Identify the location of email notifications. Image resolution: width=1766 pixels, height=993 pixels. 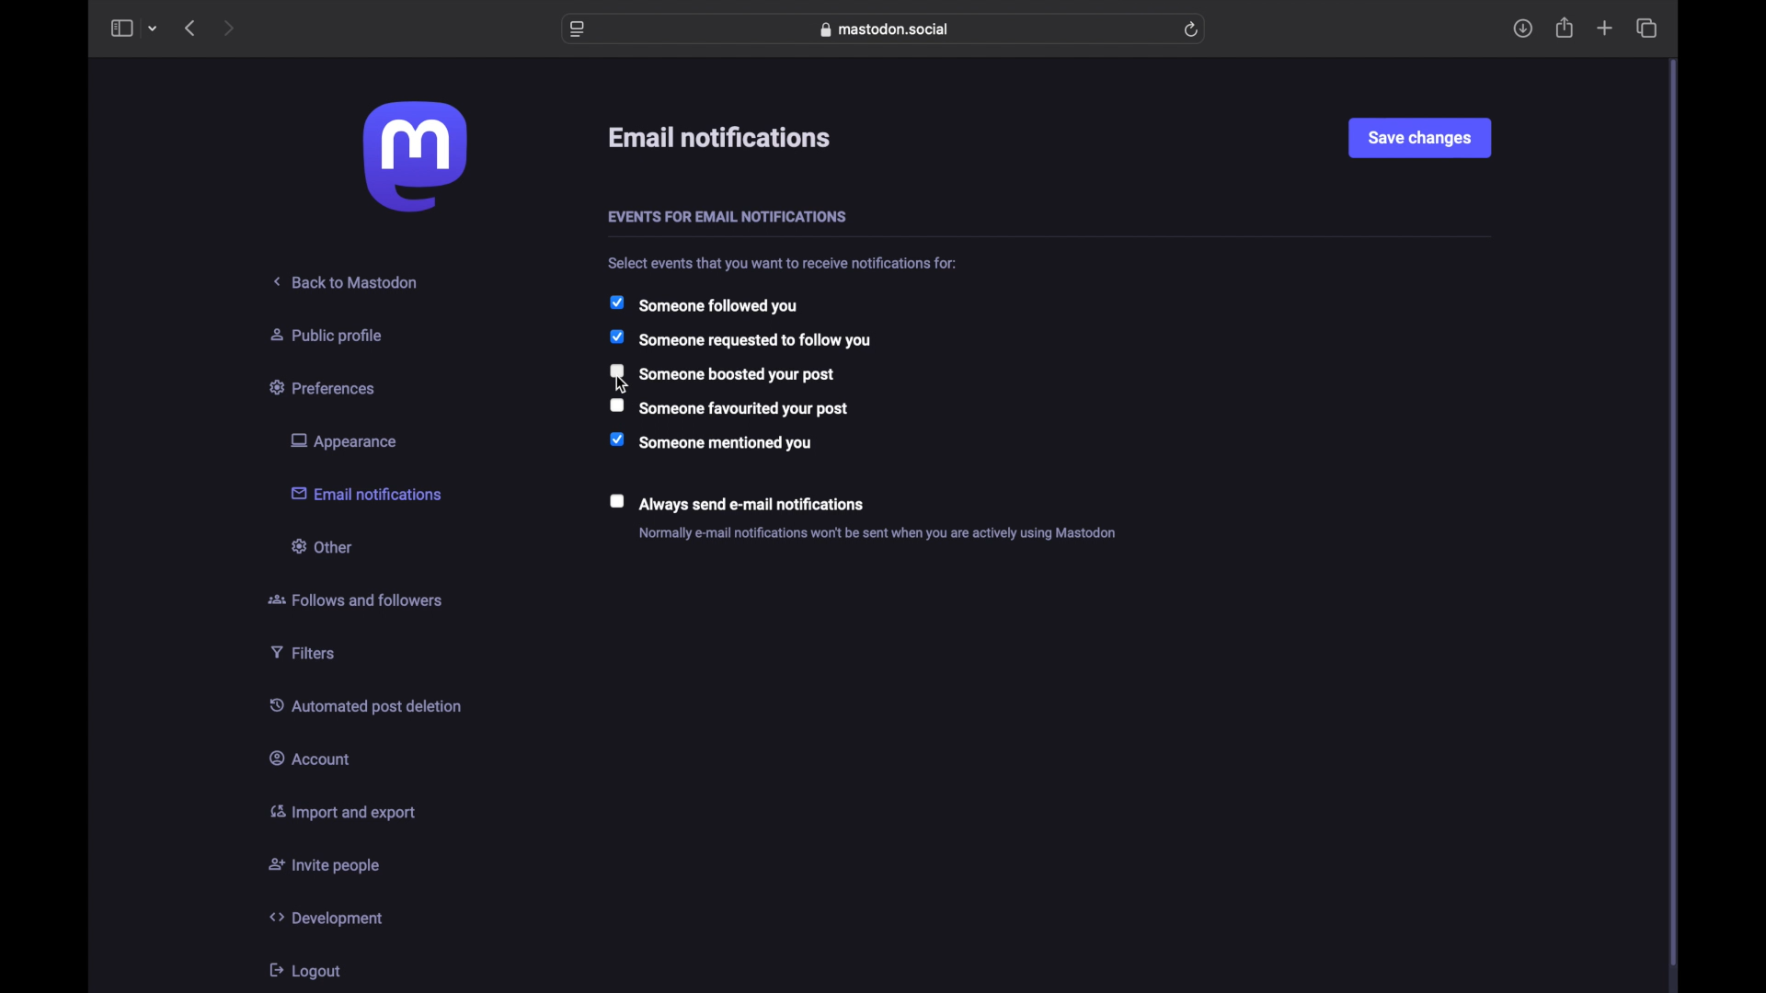
(721, 138).